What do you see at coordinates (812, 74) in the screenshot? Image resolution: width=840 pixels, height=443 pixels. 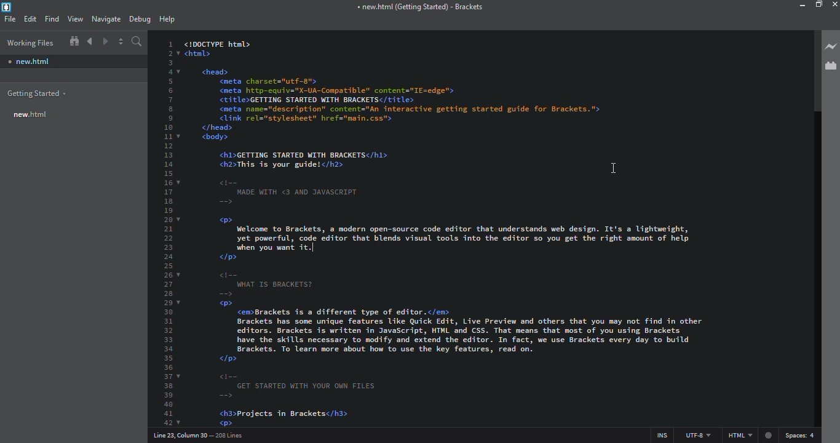 I see `scroll bar` at bounding box center [812, 74].